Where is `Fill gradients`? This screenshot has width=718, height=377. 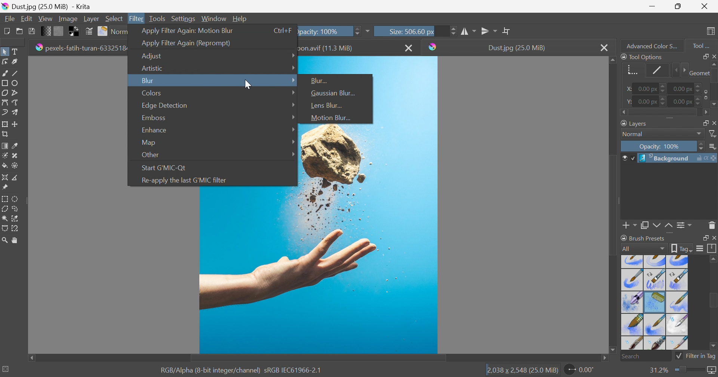 Fill gradients is located at coordinates (46, 30).